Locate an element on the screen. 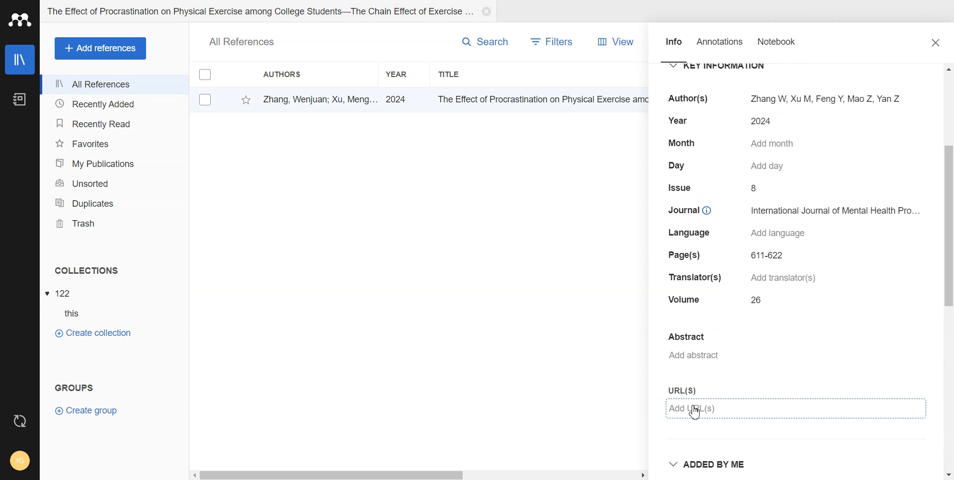 The width and height of the screenshot is (954, 480). Key Information is located at coordinates (724, 67).